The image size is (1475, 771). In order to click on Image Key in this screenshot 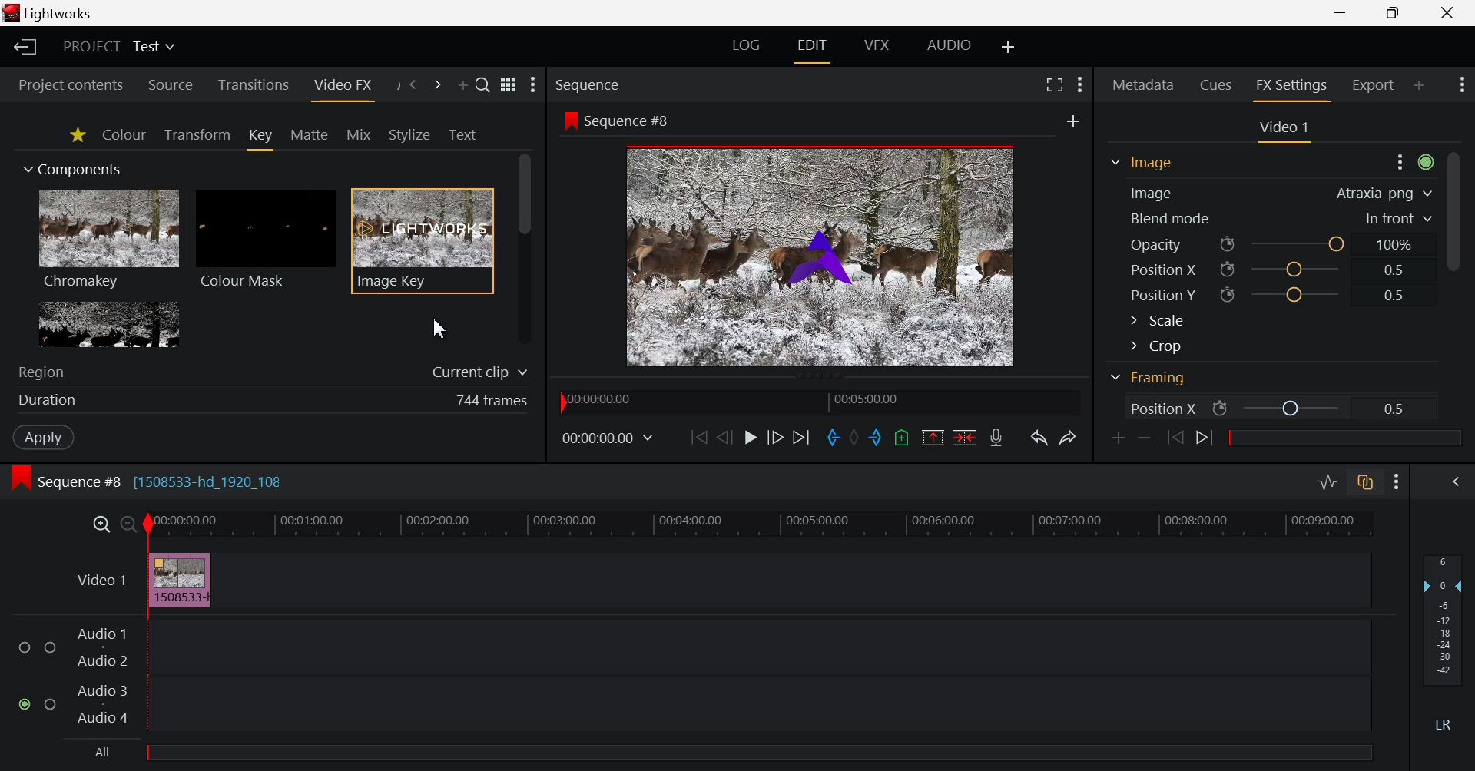, I will do `click(423, 240)`.